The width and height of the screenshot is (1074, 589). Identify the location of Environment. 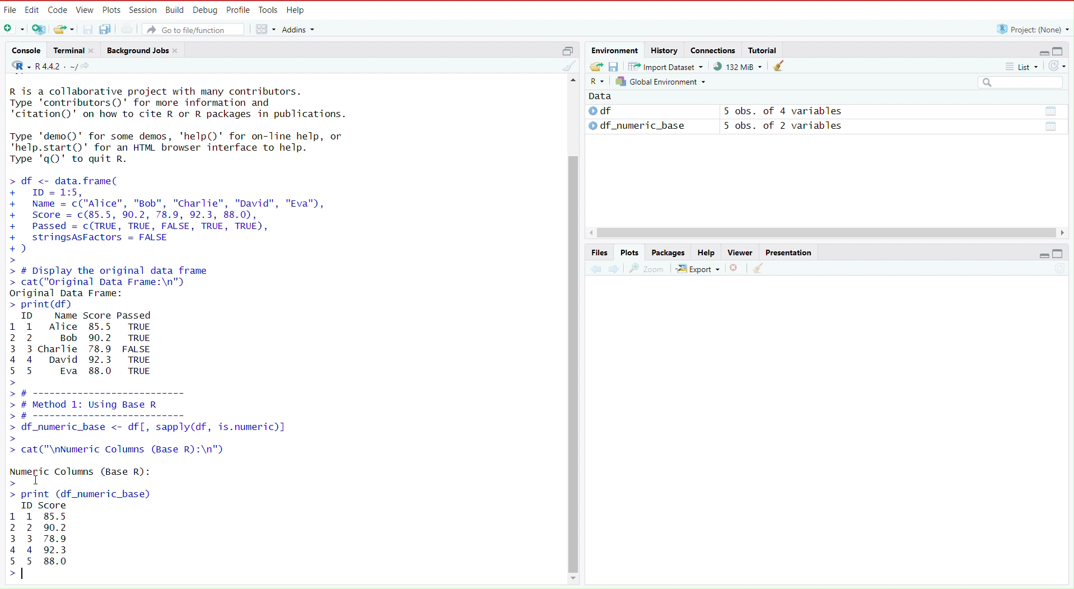
(616, 49).